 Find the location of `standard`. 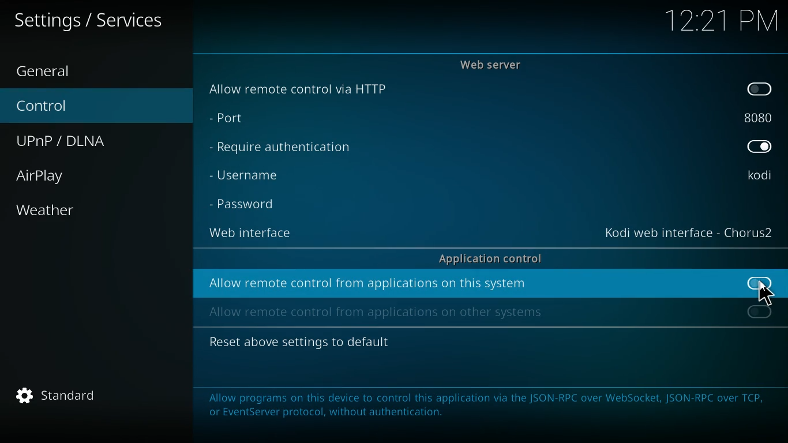

standard is located at coordinates (70, 399).